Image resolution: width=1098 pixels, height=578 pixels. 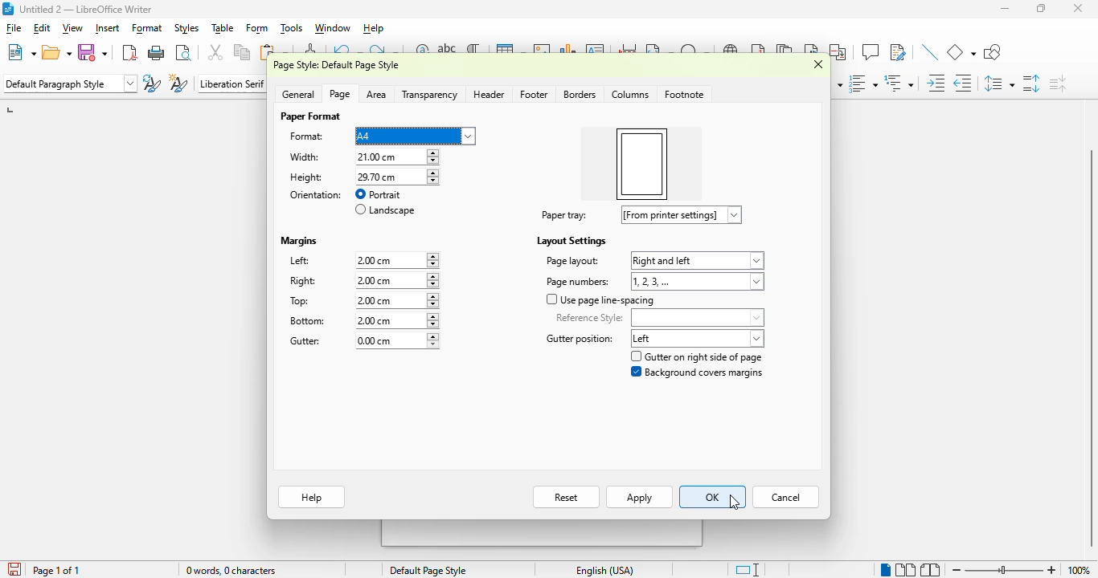 What do you see at coordinates (637, 215) in the screenshot?
I see `paper tray: [from printer settings]` at bounding box center [637, 215].